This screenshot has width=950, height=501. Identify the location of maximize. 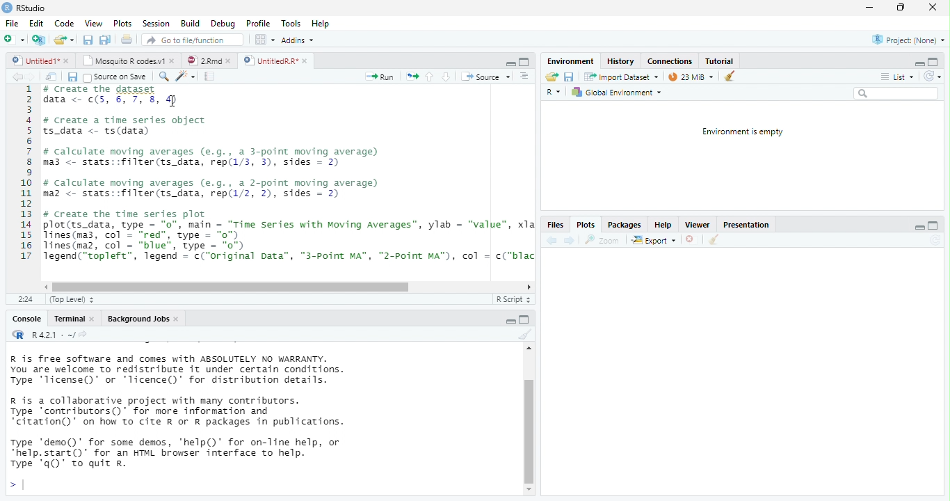
(932, 226).